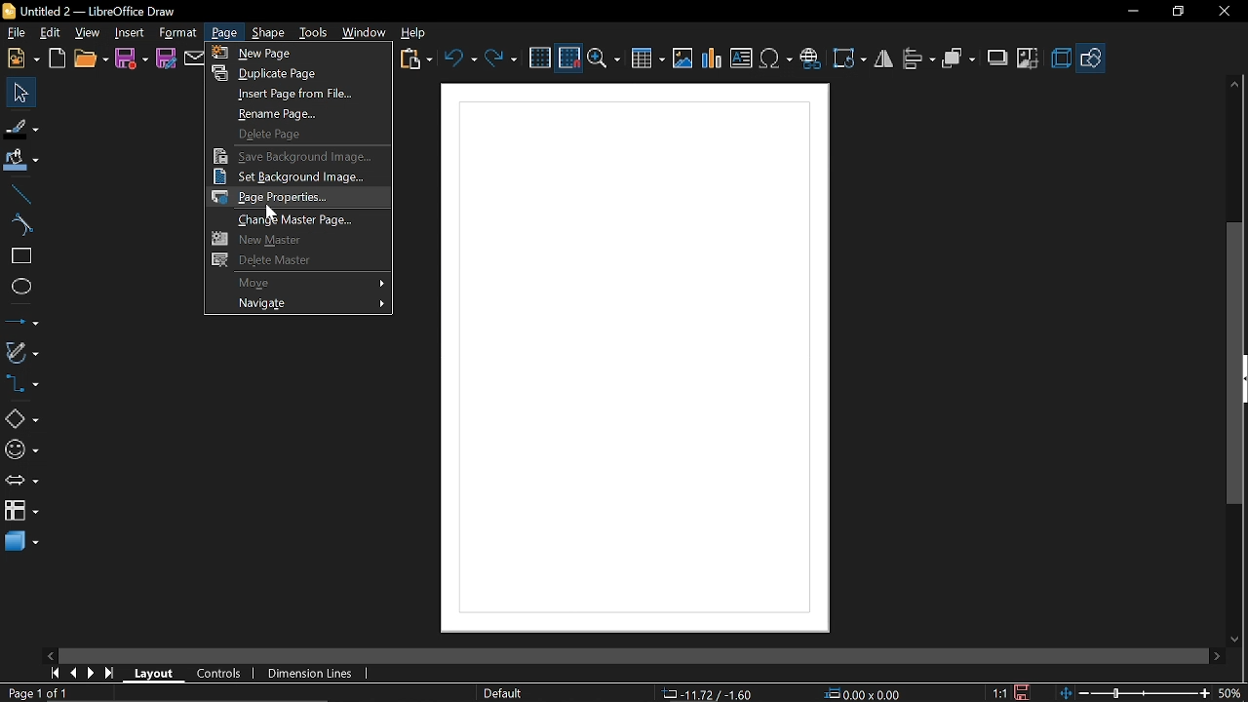 The width and height of the screenshot is (1248, 702). Describe the element at coordinates (1136, 692) in the screenshot. I see `Zoom changes` at that location.